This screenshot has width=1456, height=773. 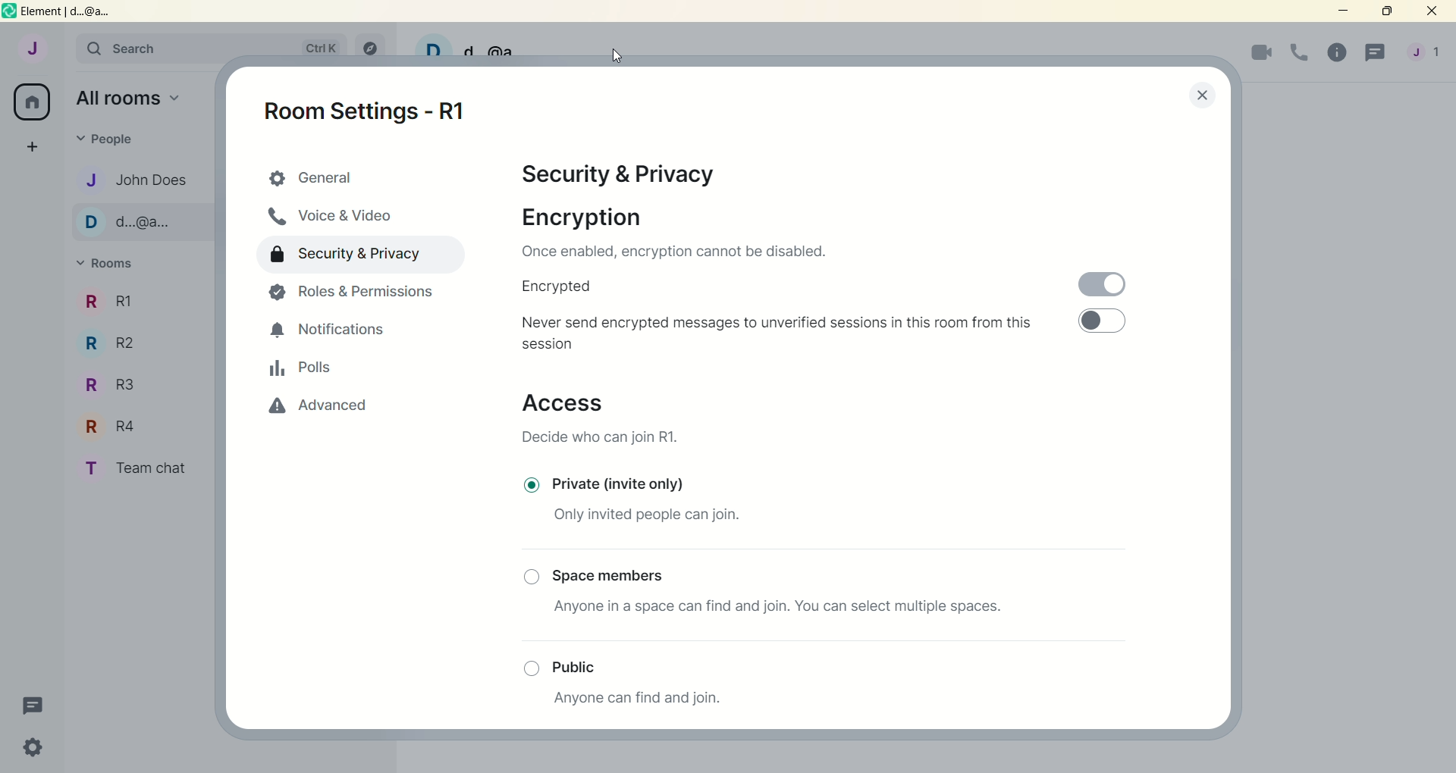 I want to click on roles and permissions, so click(x=356, y=294).